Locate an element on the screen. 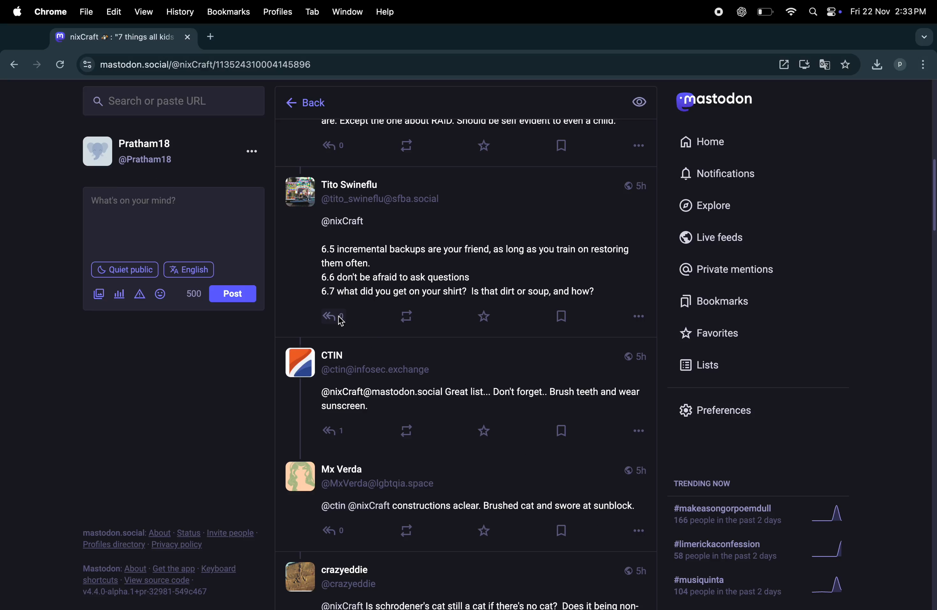  favourites is located at coordinates (735, 335).